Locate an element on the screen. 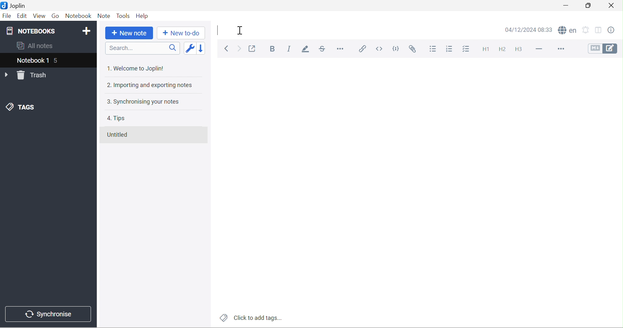 The image size is (623, 328). Checkbox list is located at coordinates (467, 49).